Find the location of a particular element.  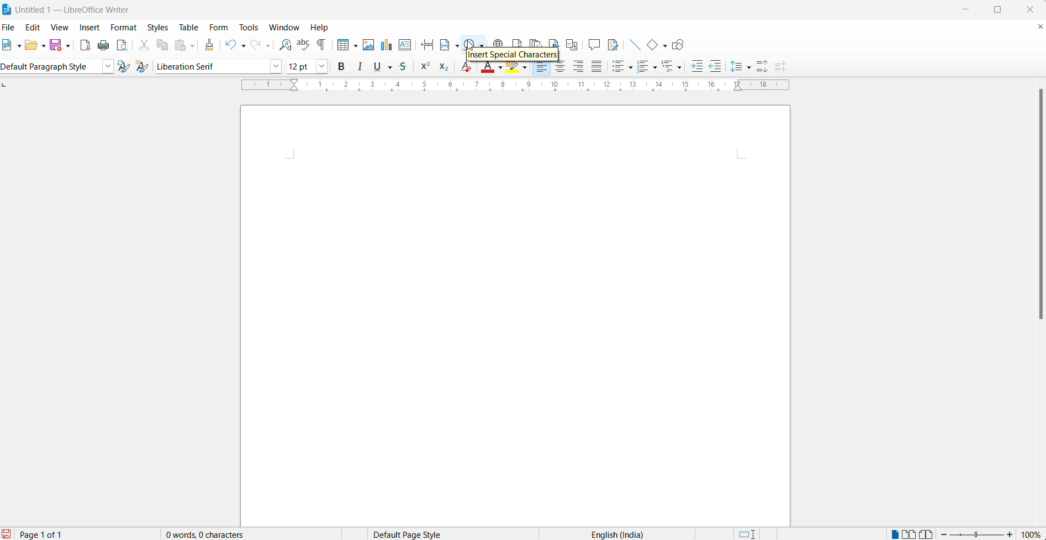

scaling is located at coordinates (506, 89).